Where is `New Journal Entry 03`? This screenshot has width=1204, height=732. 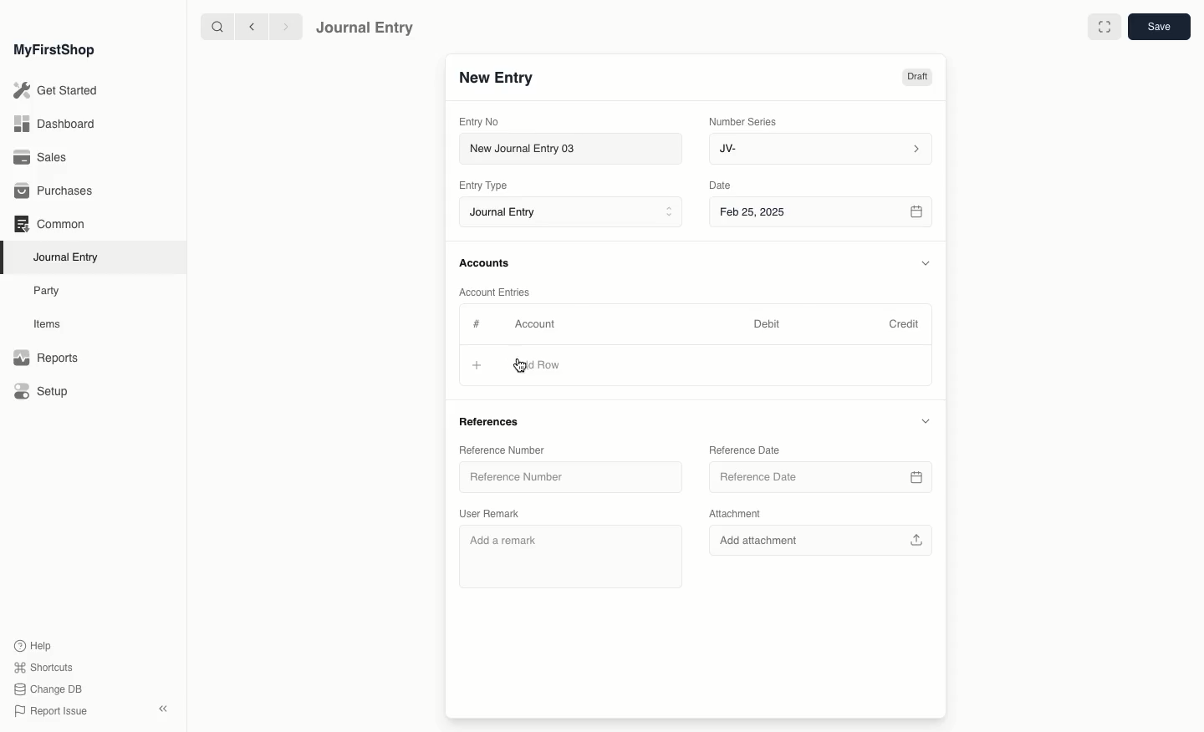
New Journal Entry 03 is located at coordinates (575, 150).